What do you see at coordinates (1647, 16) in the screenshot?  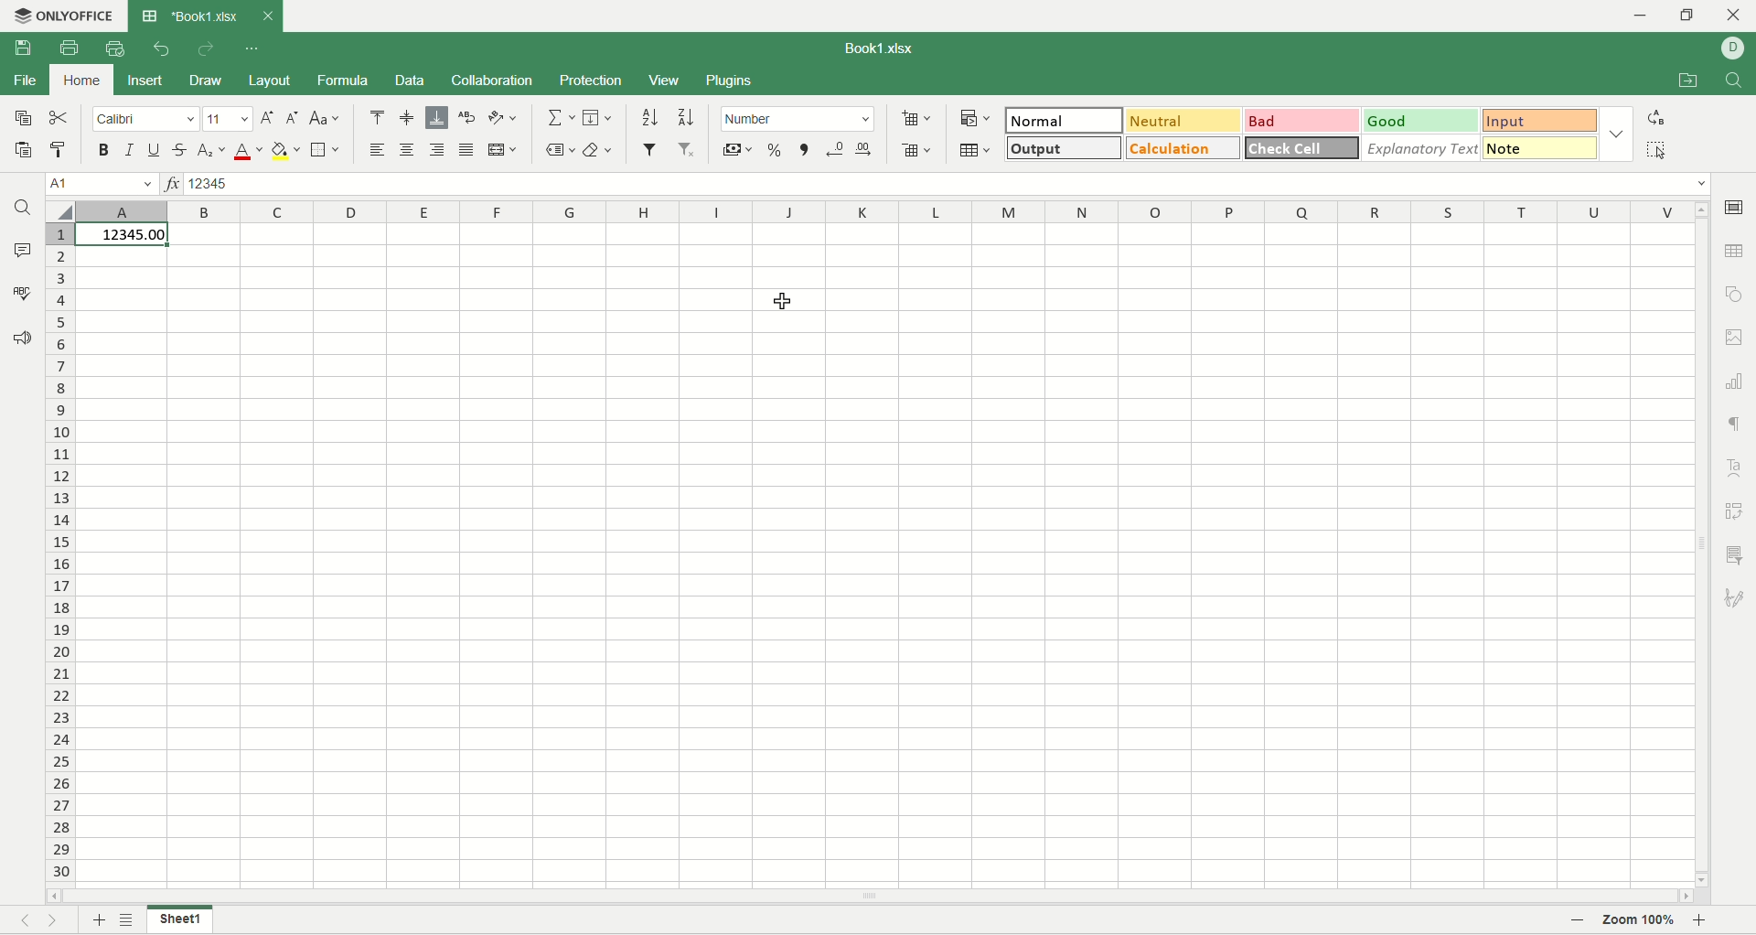 I see `minimize` at bounding box center [1647, 16].